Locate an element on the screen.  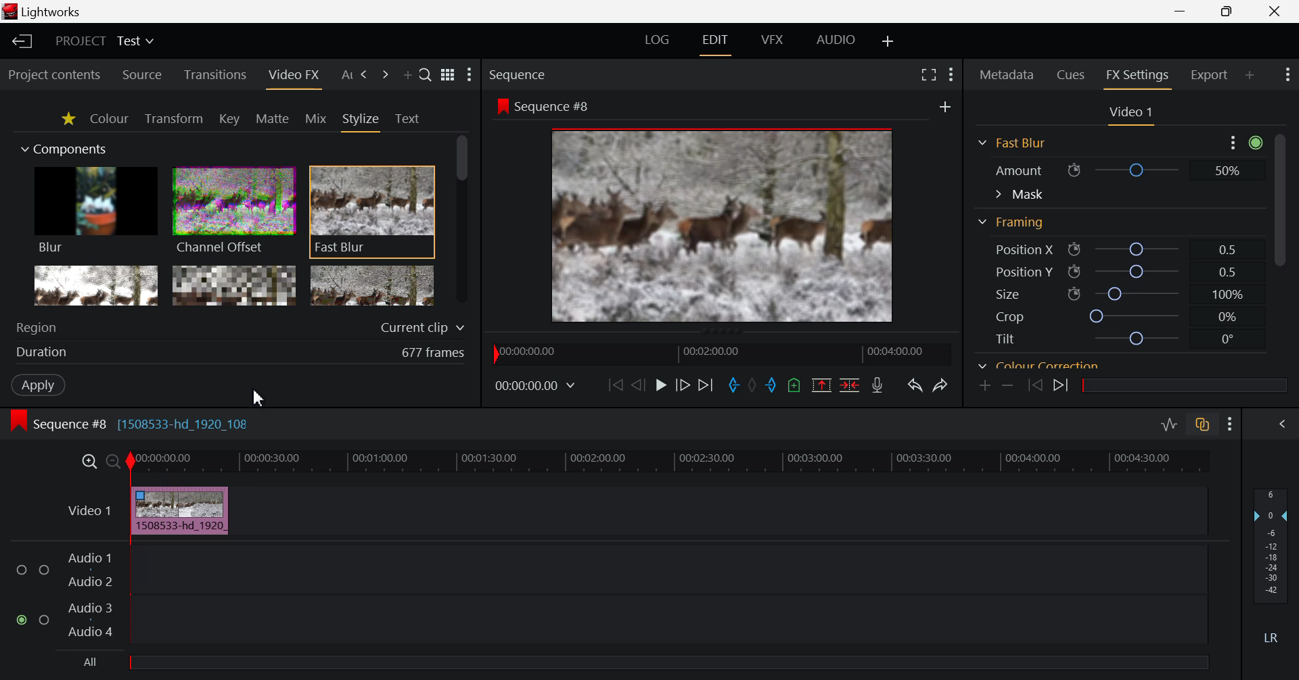
Project Timeline is located at coordinates (669, 460).